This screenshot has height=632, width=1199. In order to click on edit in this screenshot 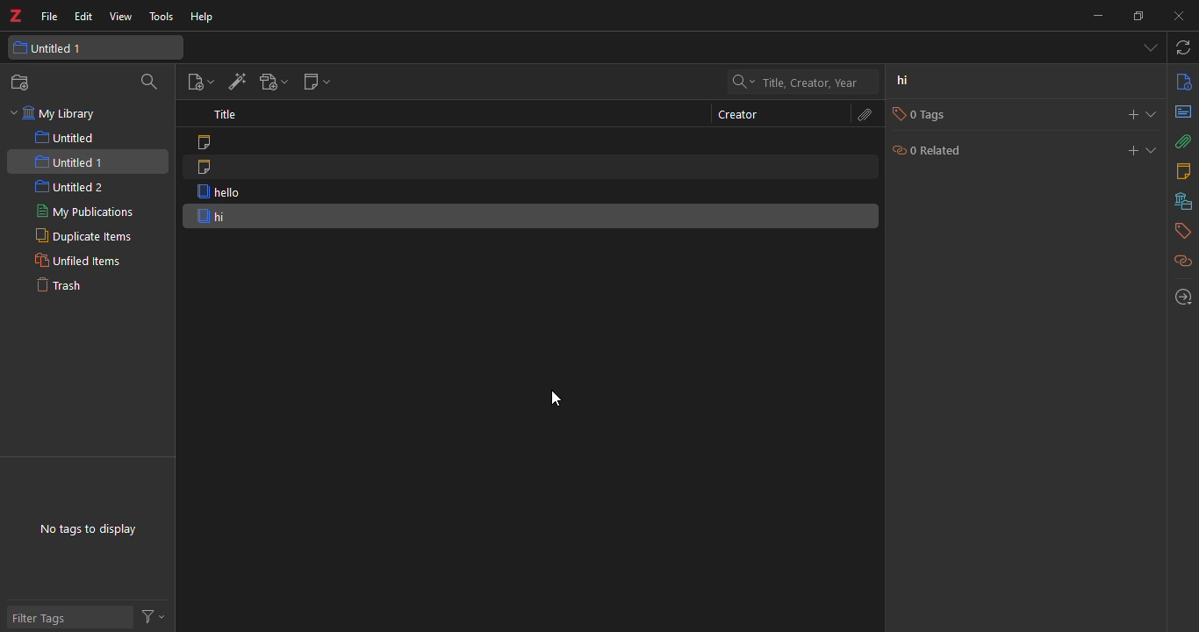, I will do `click(83, 17)`.